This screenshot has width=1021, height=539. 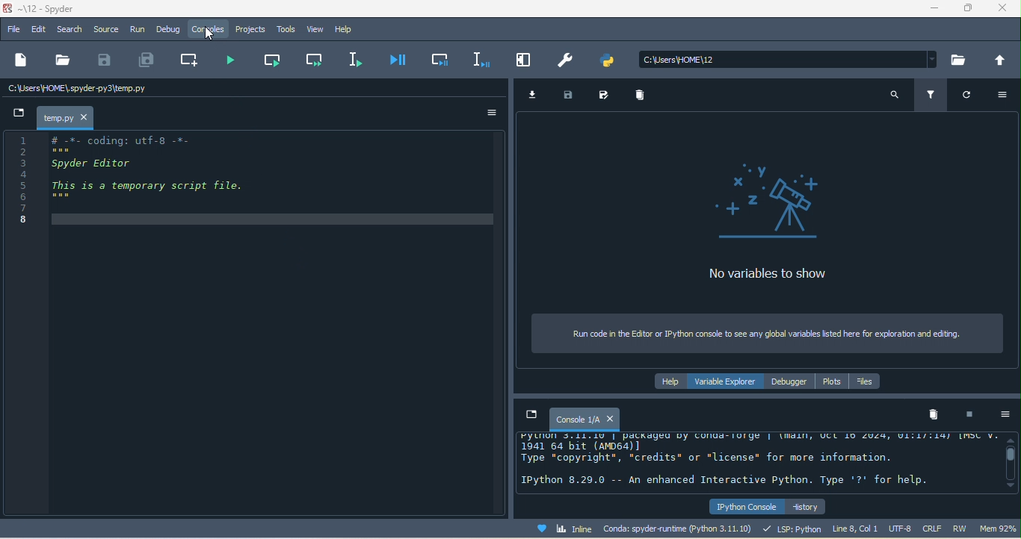 What do you see at coordinates (528, 60) in the screenshot?
I see `maximize current pane` at bounding box center [528, 60].